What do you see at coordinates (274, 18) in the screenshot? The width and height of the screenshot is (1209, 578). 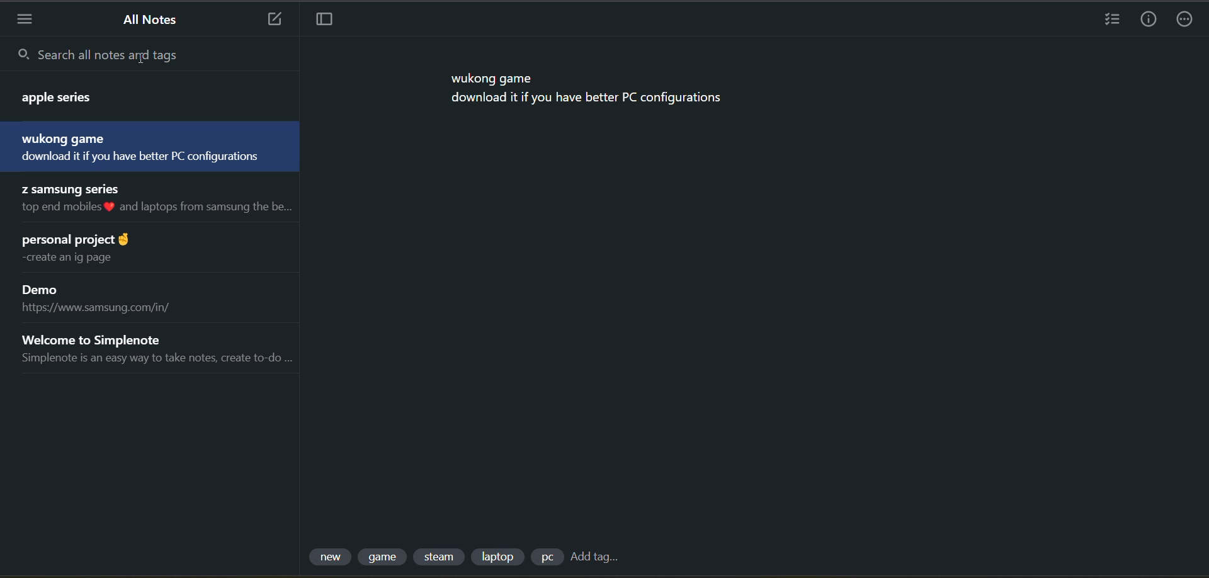 I see `new note` at bounding box center [274, 18].